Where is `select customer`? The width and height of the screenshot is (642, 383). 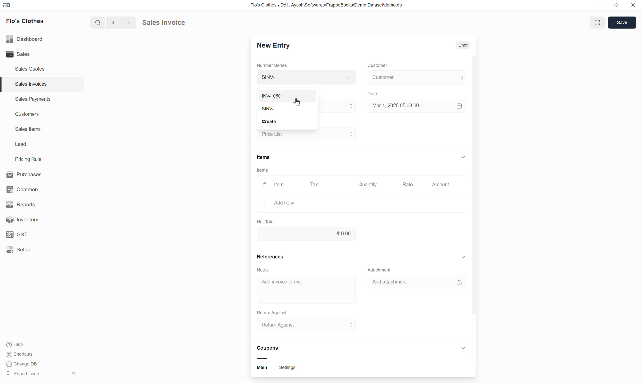
select customer is located at coordinates (416, 78).